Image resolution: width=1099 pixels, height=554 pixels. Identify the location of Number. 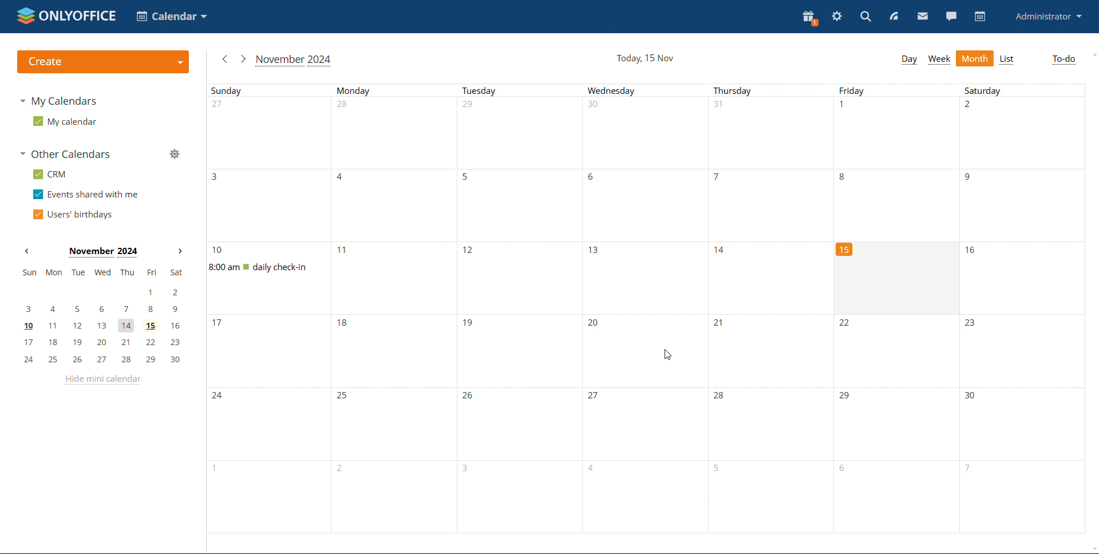
(597, 398).